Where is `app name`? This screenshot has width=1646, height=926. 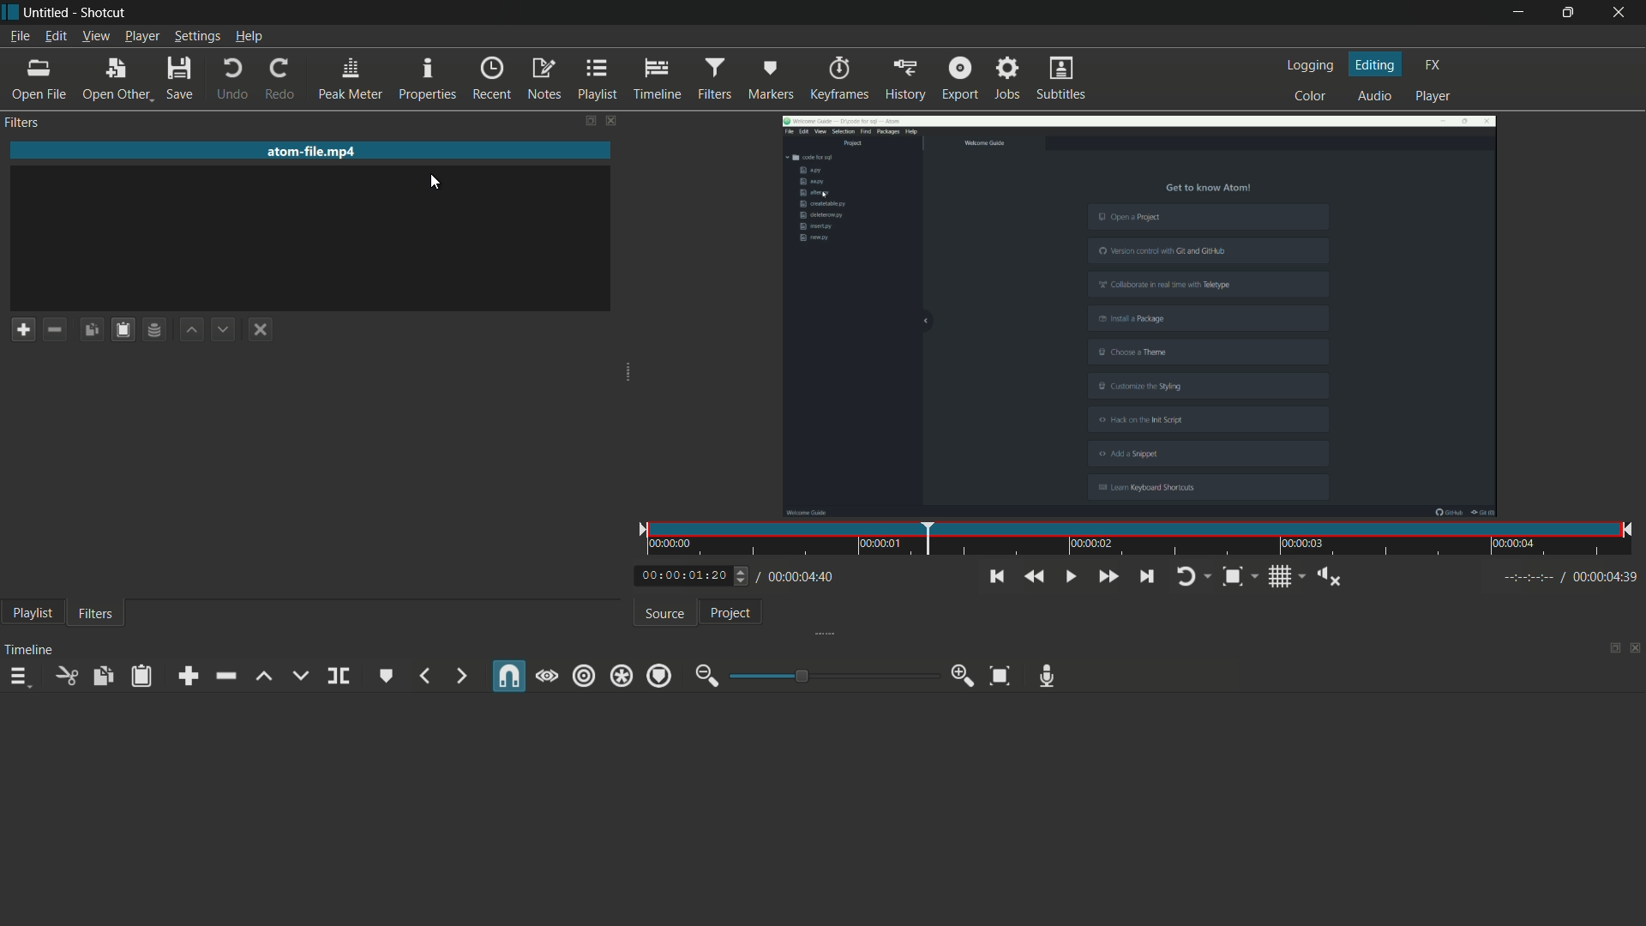
app name is located at coordinates (105, 12).